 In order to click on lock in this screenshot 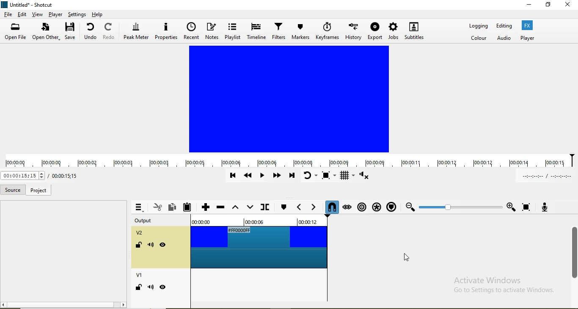, I will do `click(138, 246)`.